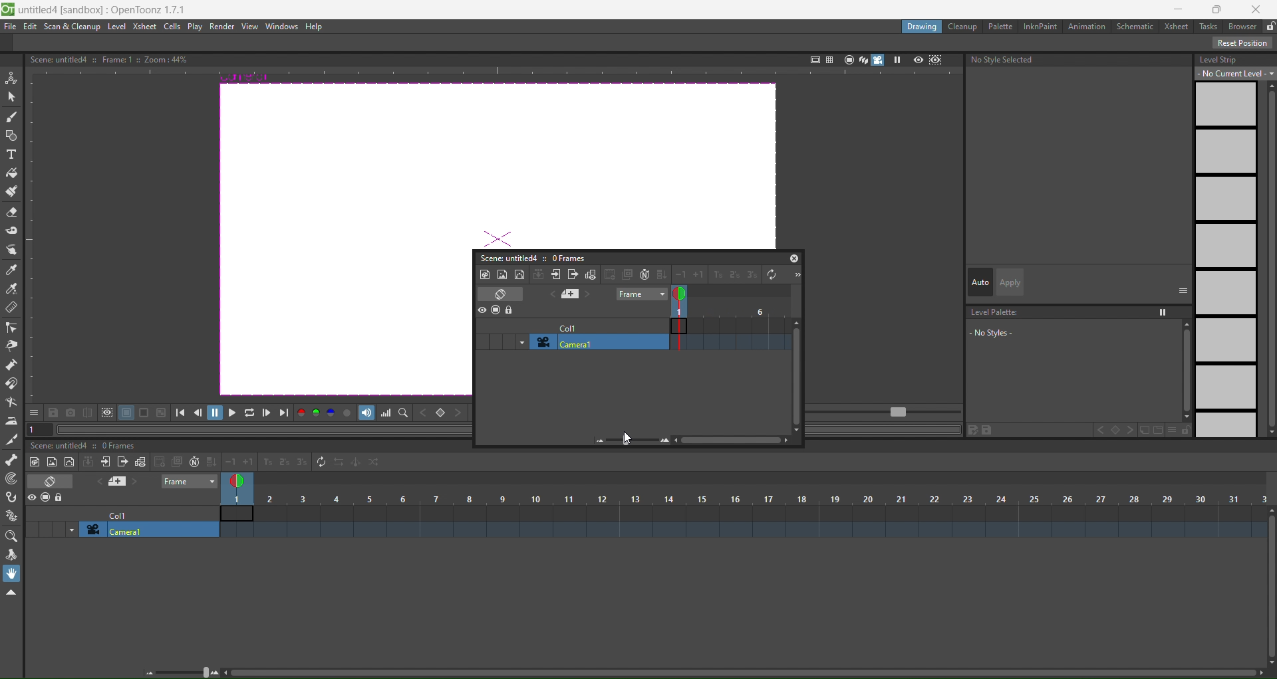 The image size is (1277, 679). What do you see at coordinates (1089, 27) in the screenshot?
I see `animation` at bounding box center [1089, 27].